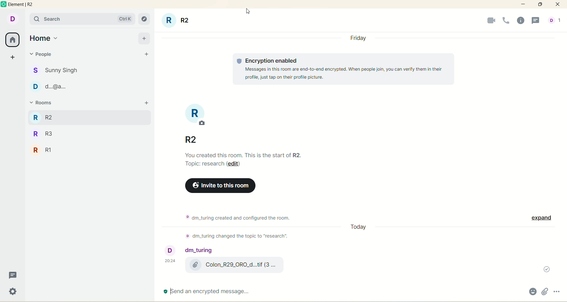 The height and width of the screenshot is (302, 567). What do you see at coordinates (45, 56) in the screenshot?
I see `people` at bounding box center [45, 56].